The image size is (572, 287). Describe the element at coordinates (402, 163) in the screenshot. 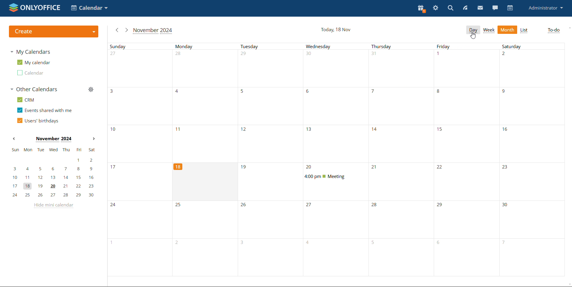

I see `Thursday` at that location.